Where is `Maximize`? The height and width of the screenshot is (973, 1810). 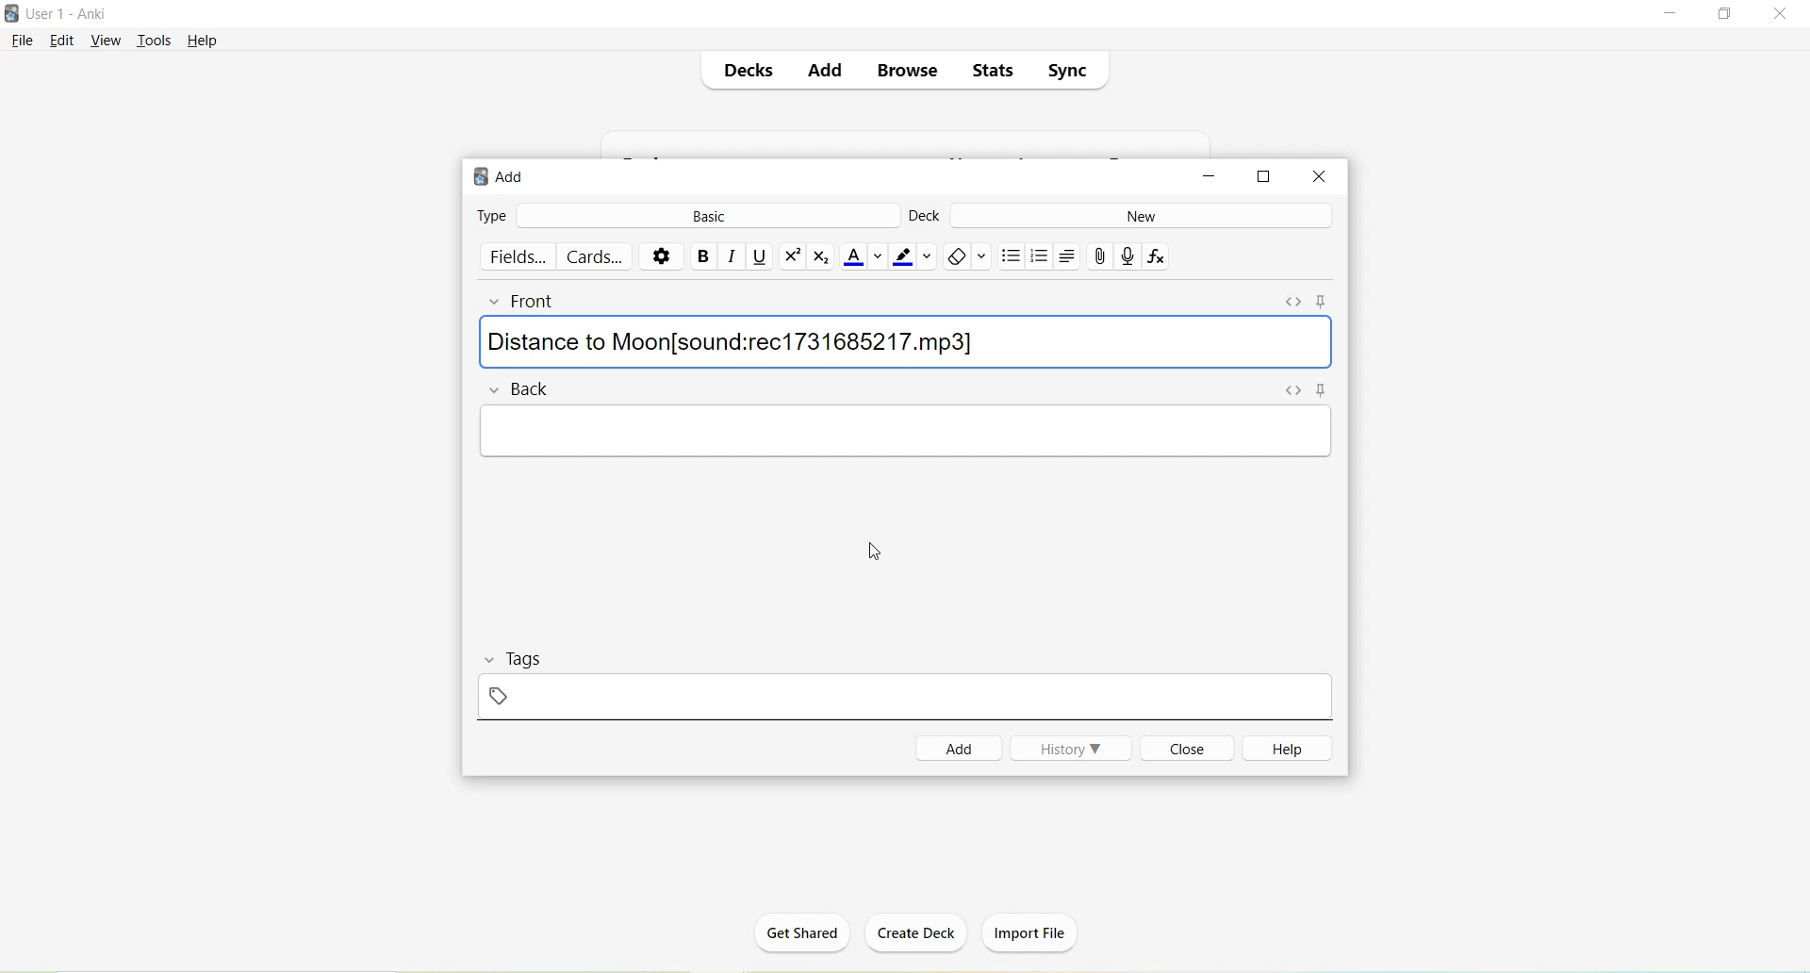
Maximize is located at coordinates (1264, 177).